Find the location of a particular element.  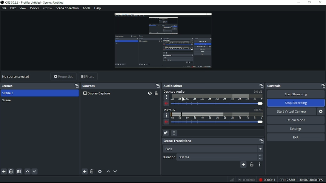

Remove configurable transition is located at coordinates (252, 165).